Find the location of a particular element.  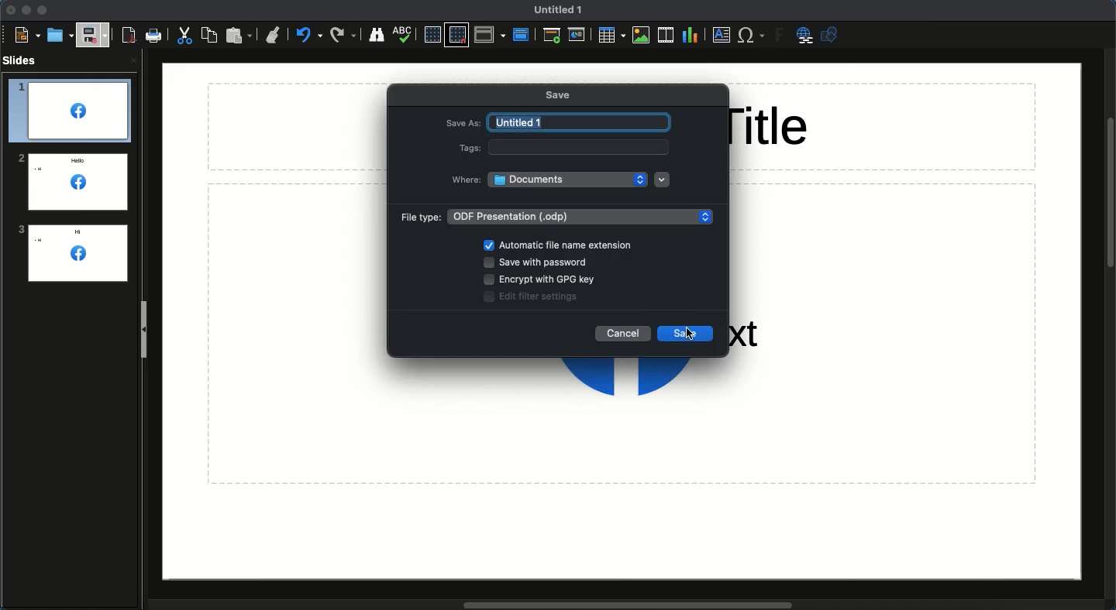

Cancel is located at coordinates (623, 334).